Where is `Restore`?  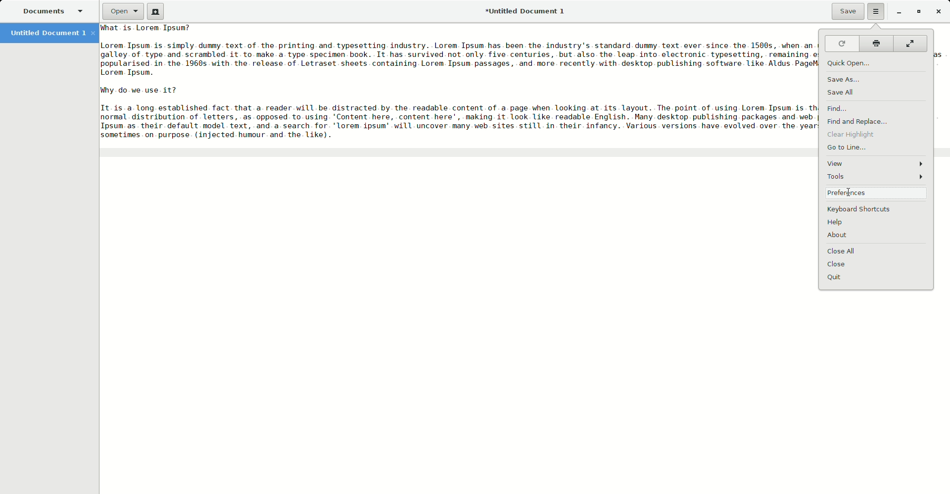
Restore is located at coordinates (916, 12).